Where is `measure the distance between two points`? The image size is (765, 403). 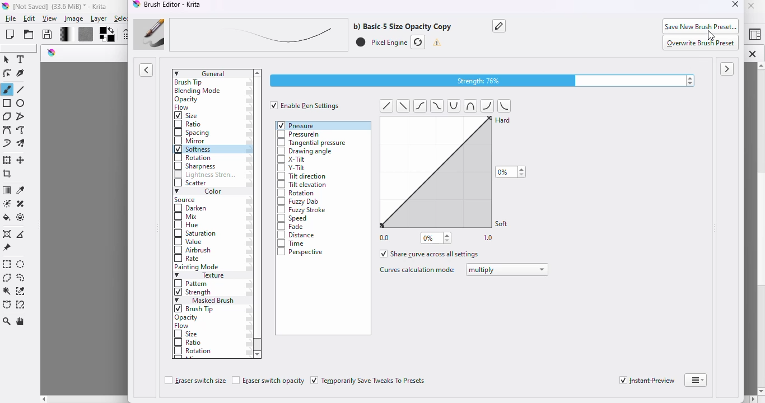 measure the distance between two points is located at coordinates (22, 233).